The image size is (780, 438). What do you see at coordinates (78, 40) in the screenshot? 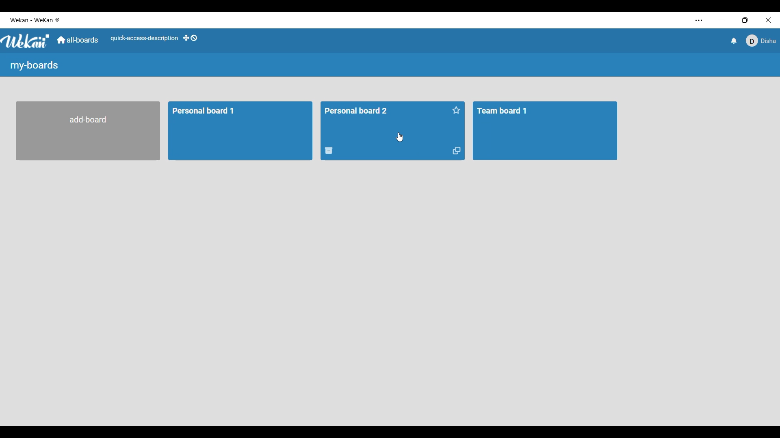
I see `Main dashboard` at bounding box center [78, 40].